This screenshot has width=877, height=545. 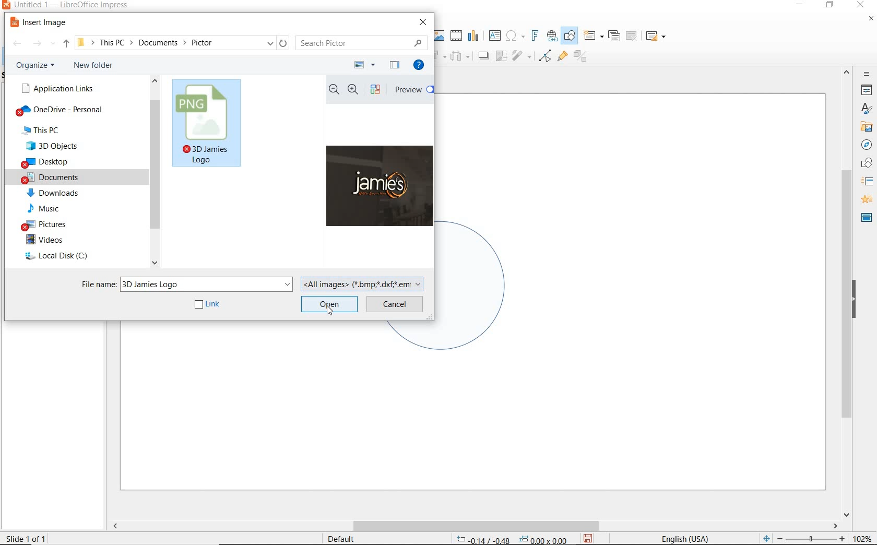 What do you see at coordinates (334, 90) in the screenshot?
I see `zoom out` at bounding box center [334, 90].